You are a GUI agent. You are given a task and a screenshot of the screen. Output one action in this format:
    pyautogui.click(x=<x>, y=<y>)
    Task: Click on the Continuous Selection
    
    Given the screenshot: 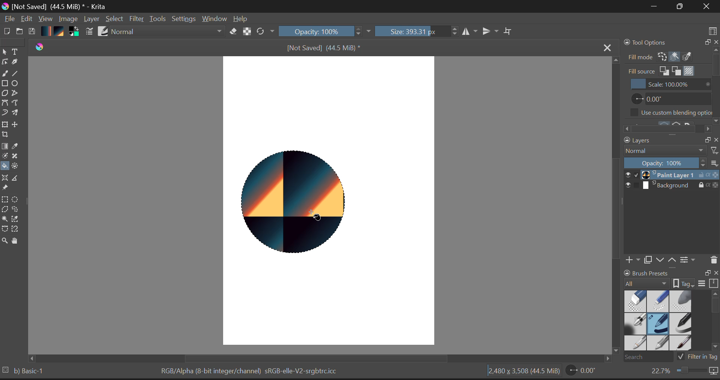 What is the action you would take?
    pyautogui.click(x=6, y=219)
    